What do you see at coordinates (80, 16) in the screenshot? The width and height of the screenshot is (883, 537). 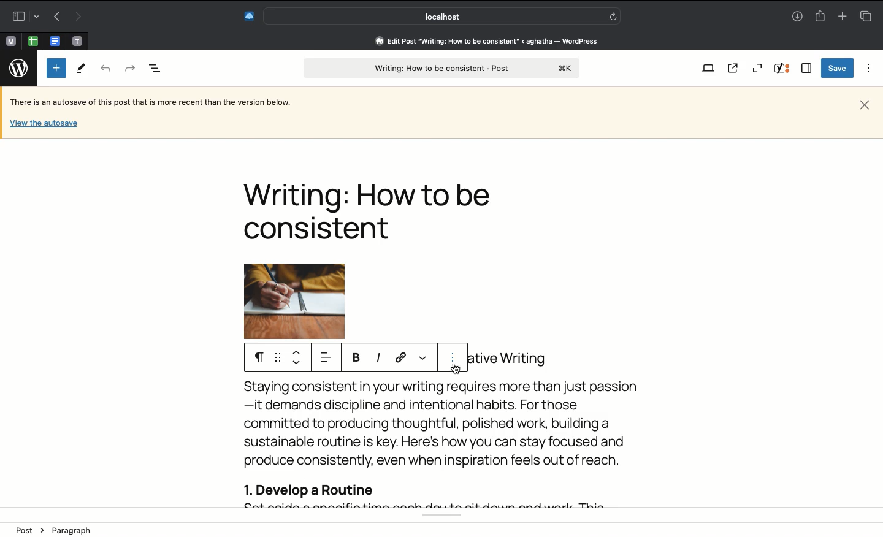 I see `Next page` at bounding box center [80, 16].